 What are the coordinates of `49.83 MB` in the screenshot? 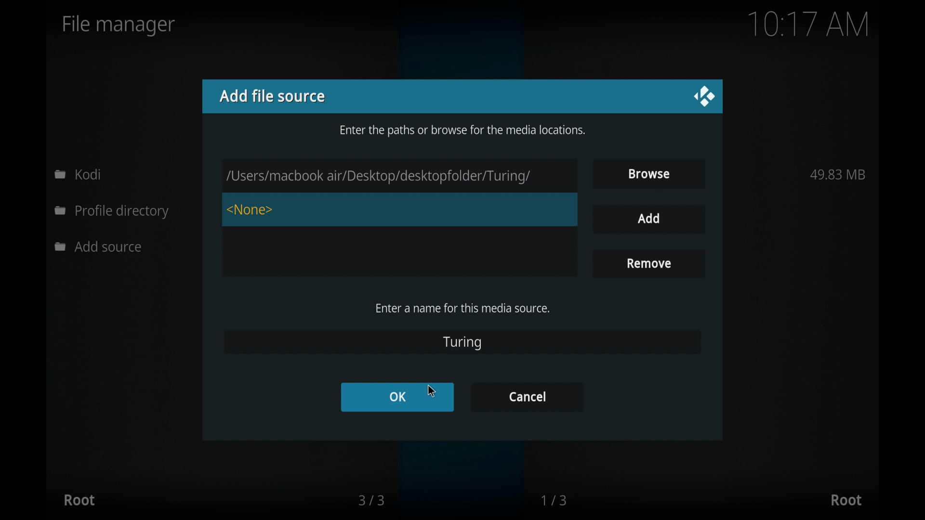 It's located at (838, 174).